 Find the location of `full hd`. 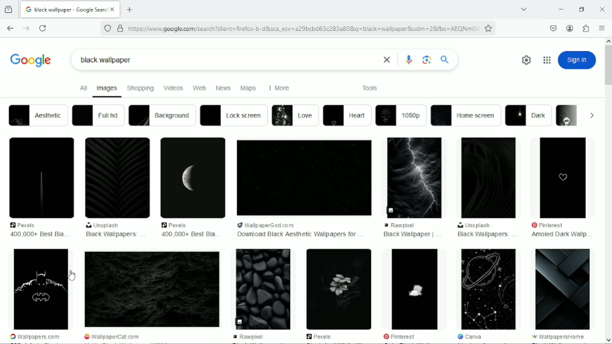

full hd is located at coordinates (98, 115).